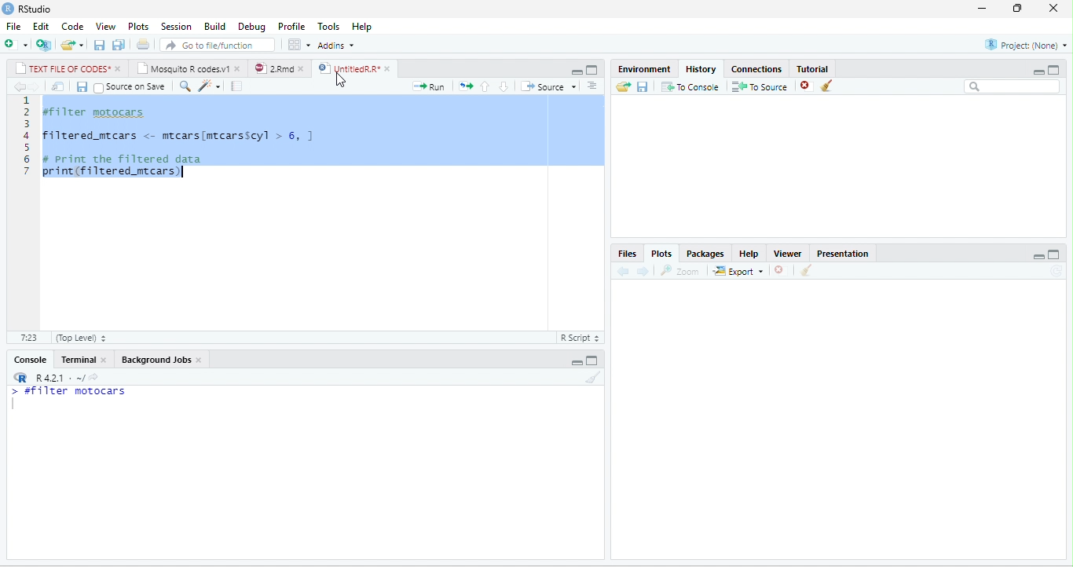 This screenshot has height=567, width=1073. What do you see at coordinates (624, 271) in the screenshot?
I see `back` at bounding box center [624, 271].